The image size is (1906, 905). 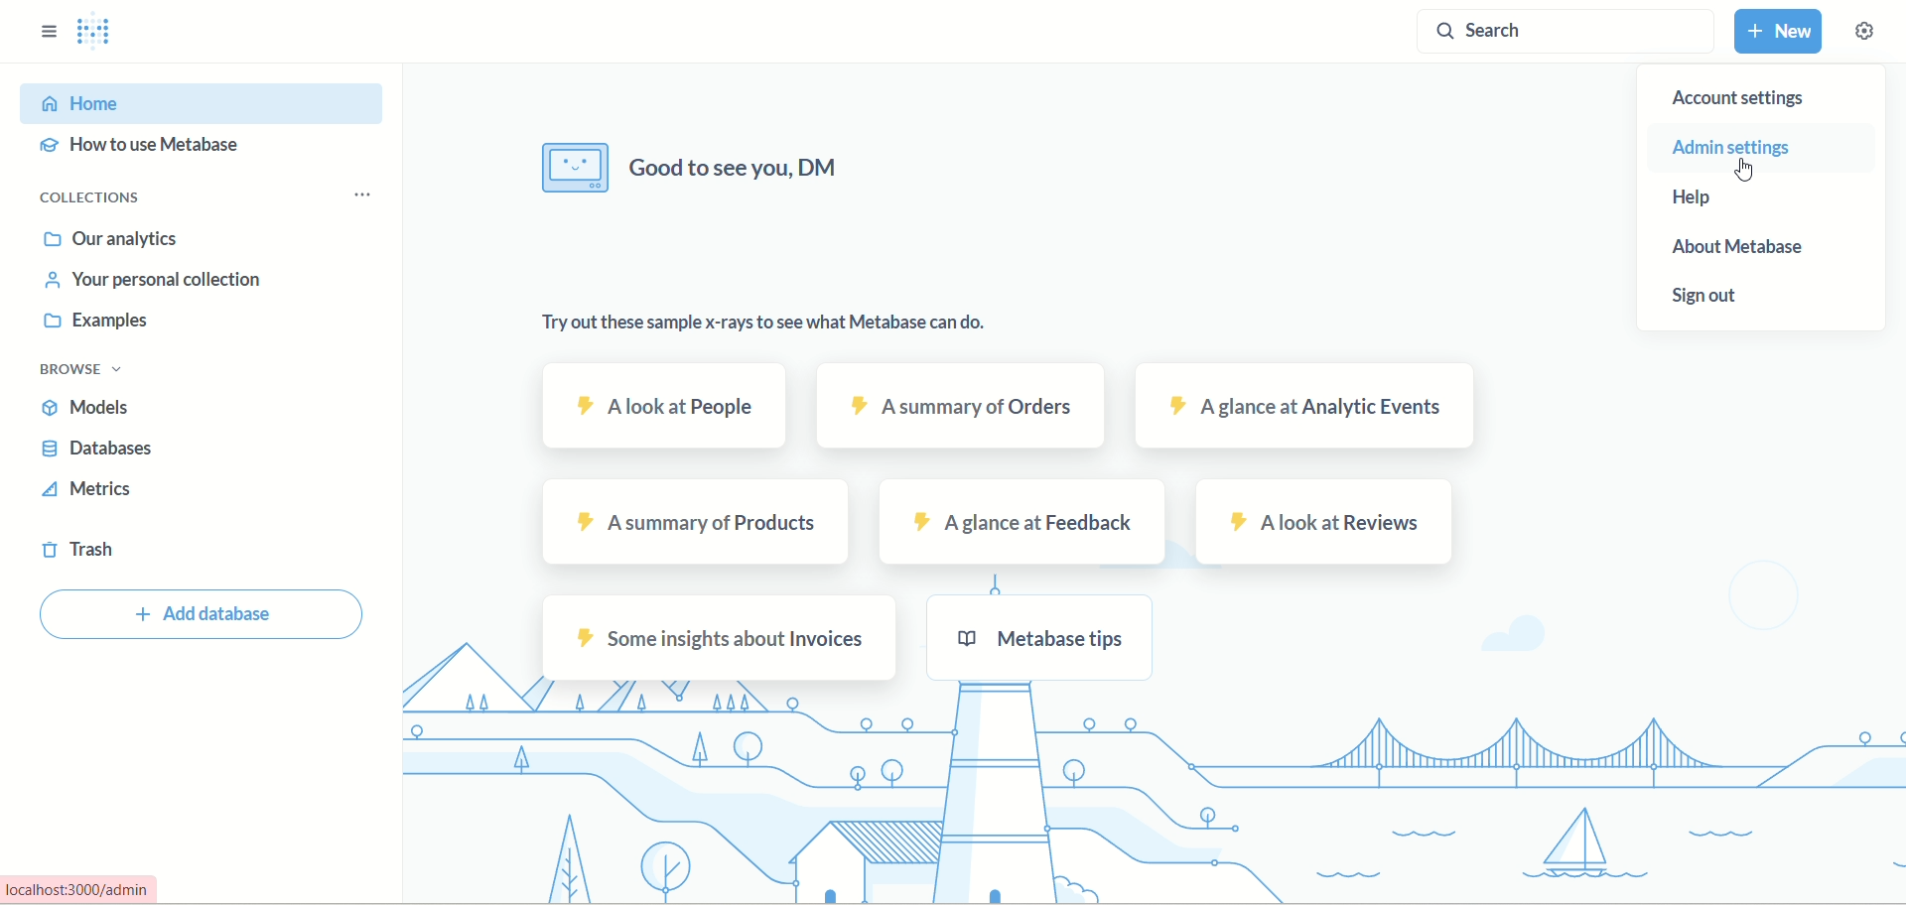 I want to click on metrics, so click(x=88, y=494).